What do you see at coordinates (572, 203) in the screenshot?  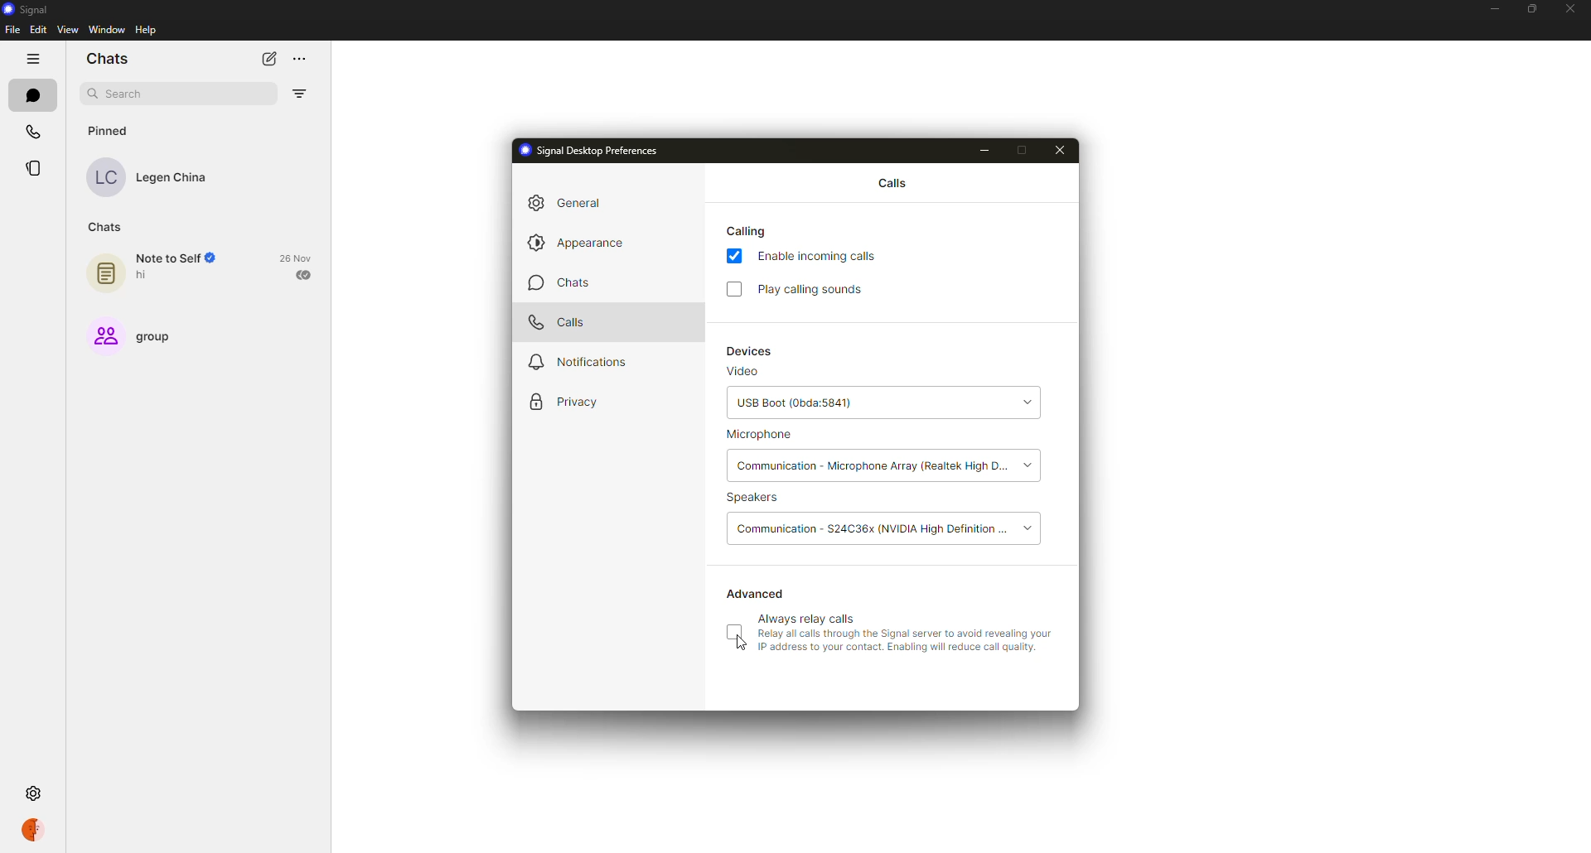 I see `general` at bounding box center [572, 203].